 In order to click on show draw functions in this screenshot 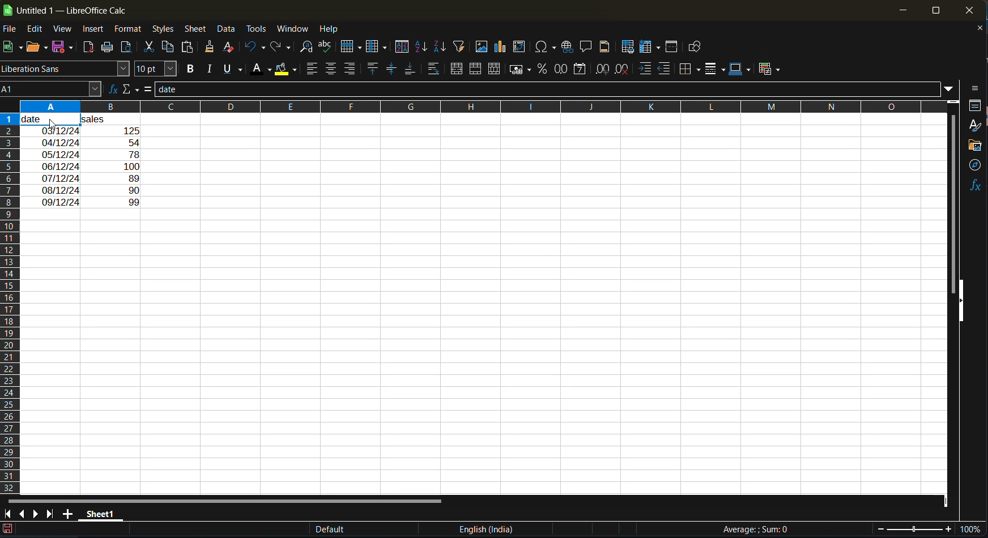, I will do `click(697, 49)`.